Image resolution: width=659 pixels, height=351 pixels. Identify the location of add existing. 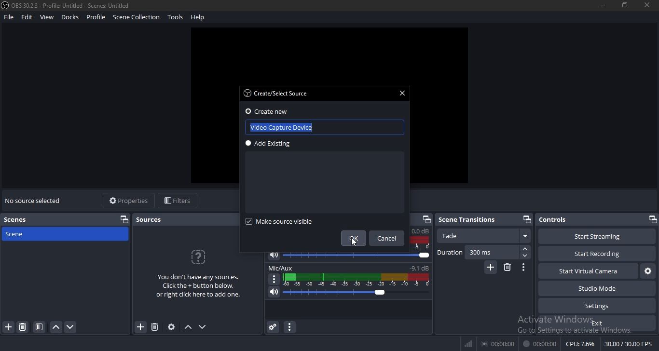
(273, 145).